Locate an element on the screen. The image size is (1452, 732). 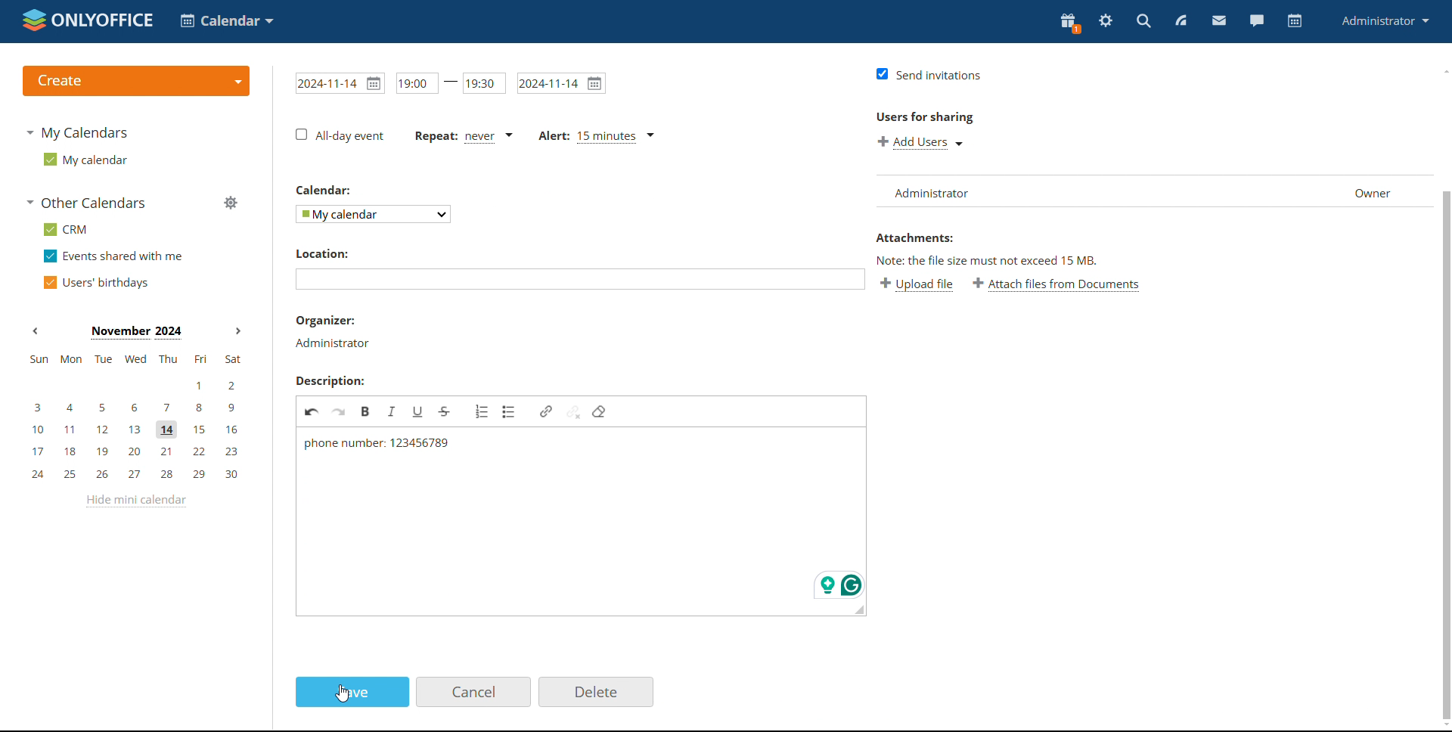
current month is located at coordinates (135, 332).